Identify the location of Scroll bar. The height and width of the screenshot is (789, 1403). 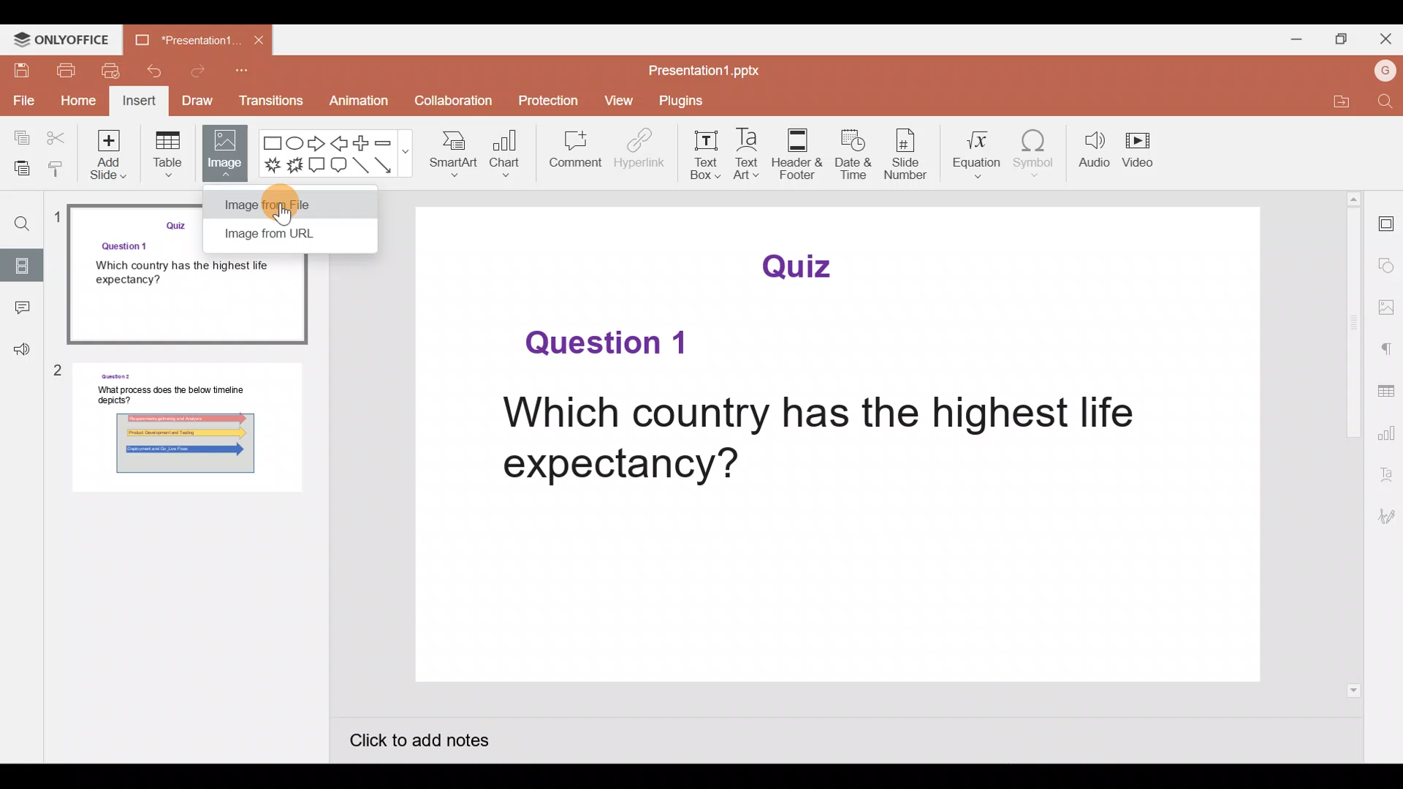
(1356, 444).